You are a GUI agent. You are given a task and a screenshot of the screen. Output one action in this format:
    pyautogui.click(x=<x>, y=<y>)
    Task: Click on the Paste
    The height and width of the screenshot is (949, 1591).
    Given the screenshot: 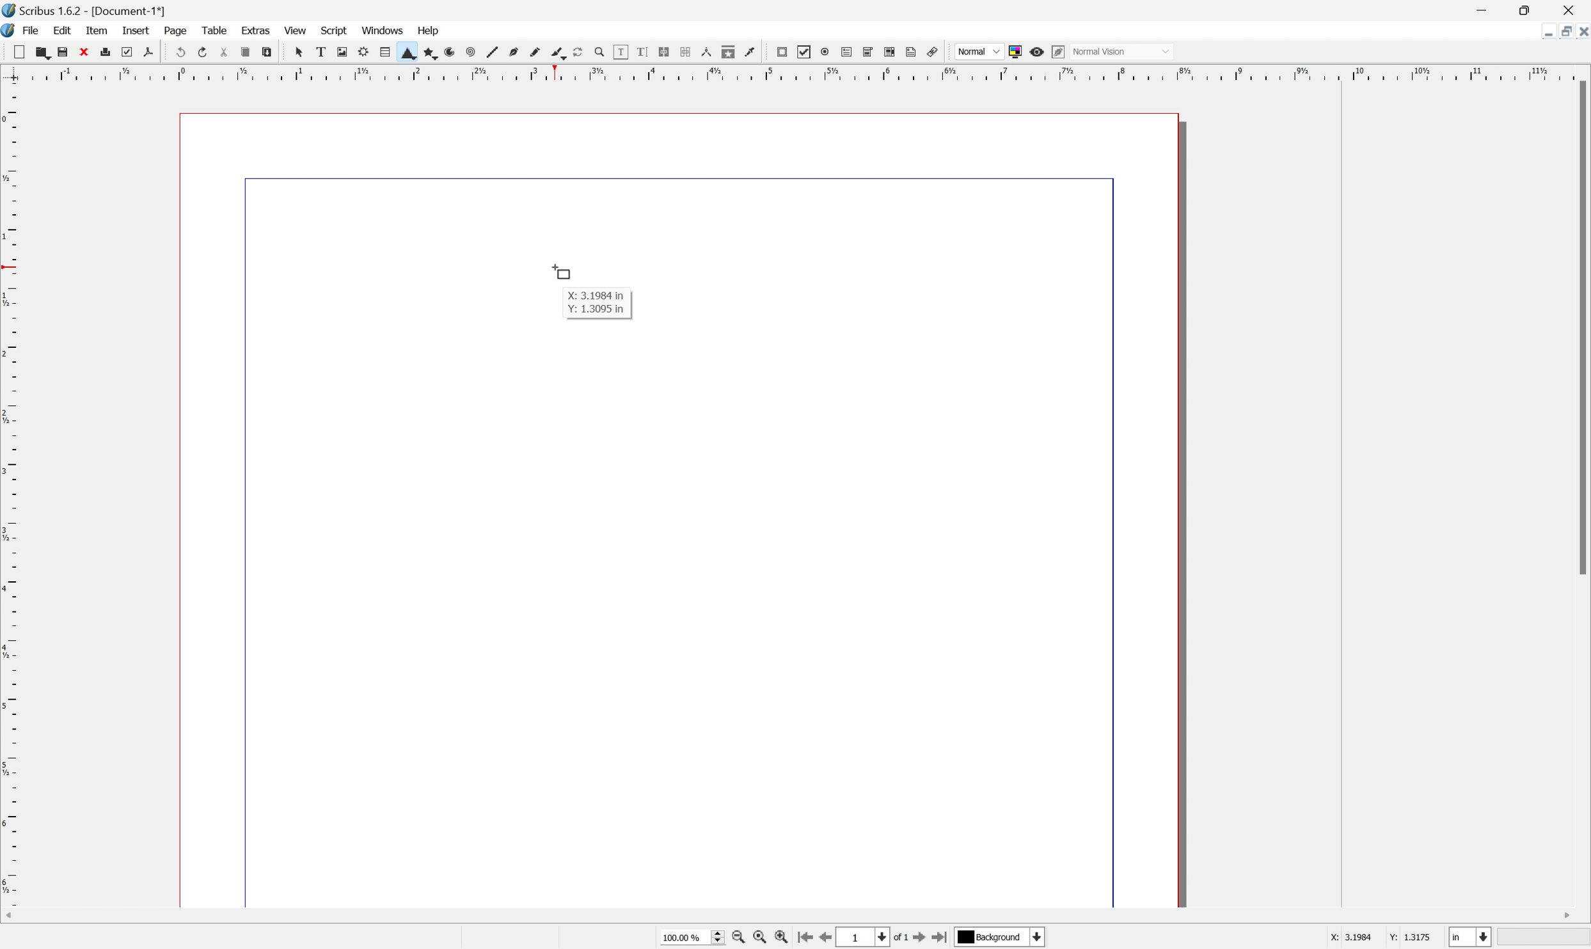 What is the action you would take?
    pyautogui.click(x=272, y=53)
    